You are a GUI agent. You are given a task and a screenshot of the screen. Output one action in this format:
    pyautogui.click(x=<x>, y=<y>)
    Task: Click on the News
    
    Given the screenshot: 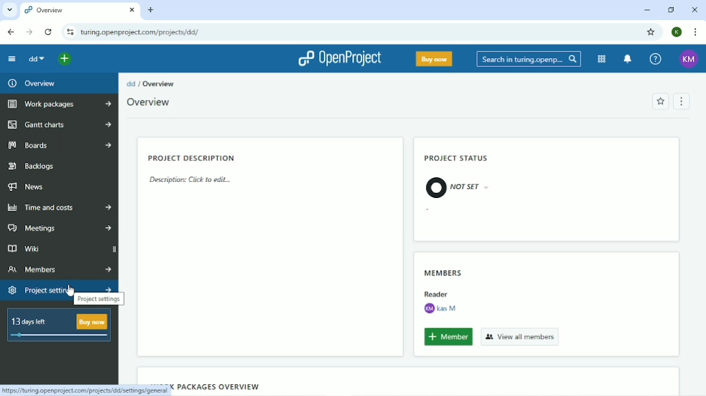 What is the action you would take?
    pyautogui.click(x=27, y=186)
    